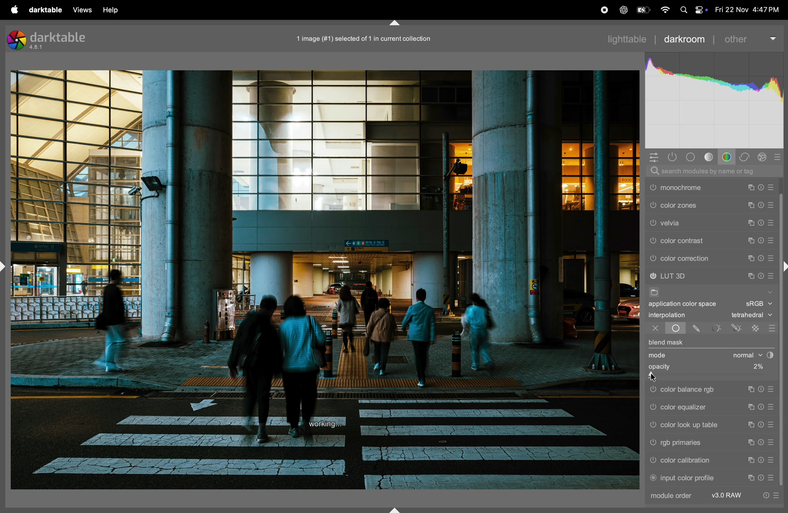 The image size is (788, 513). Describe the element at coordinates (772, 388) in the screenshot. I see `presets` at that location.